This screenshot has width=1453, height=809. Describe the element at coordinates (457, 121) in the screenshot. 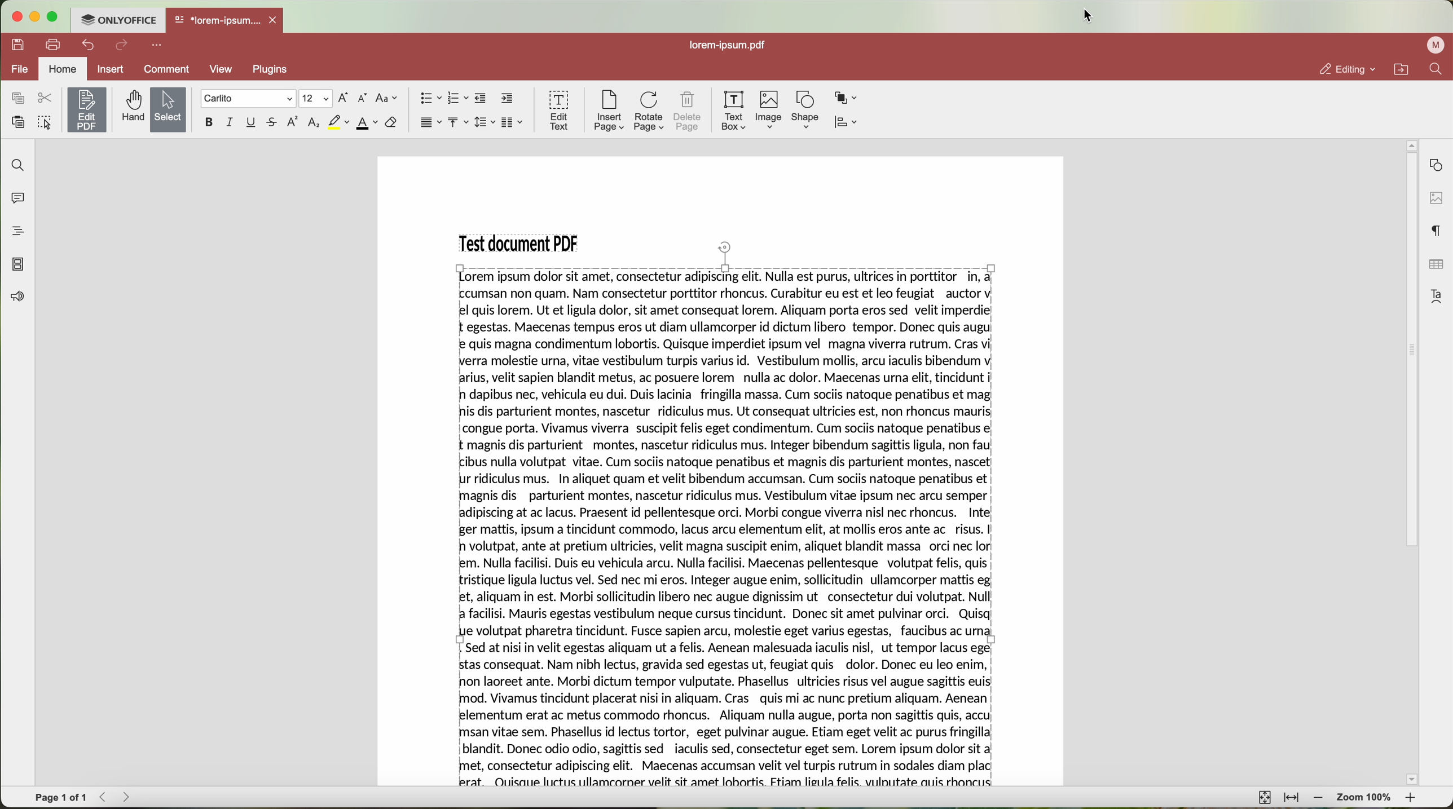

I see `vertical align` at that location.